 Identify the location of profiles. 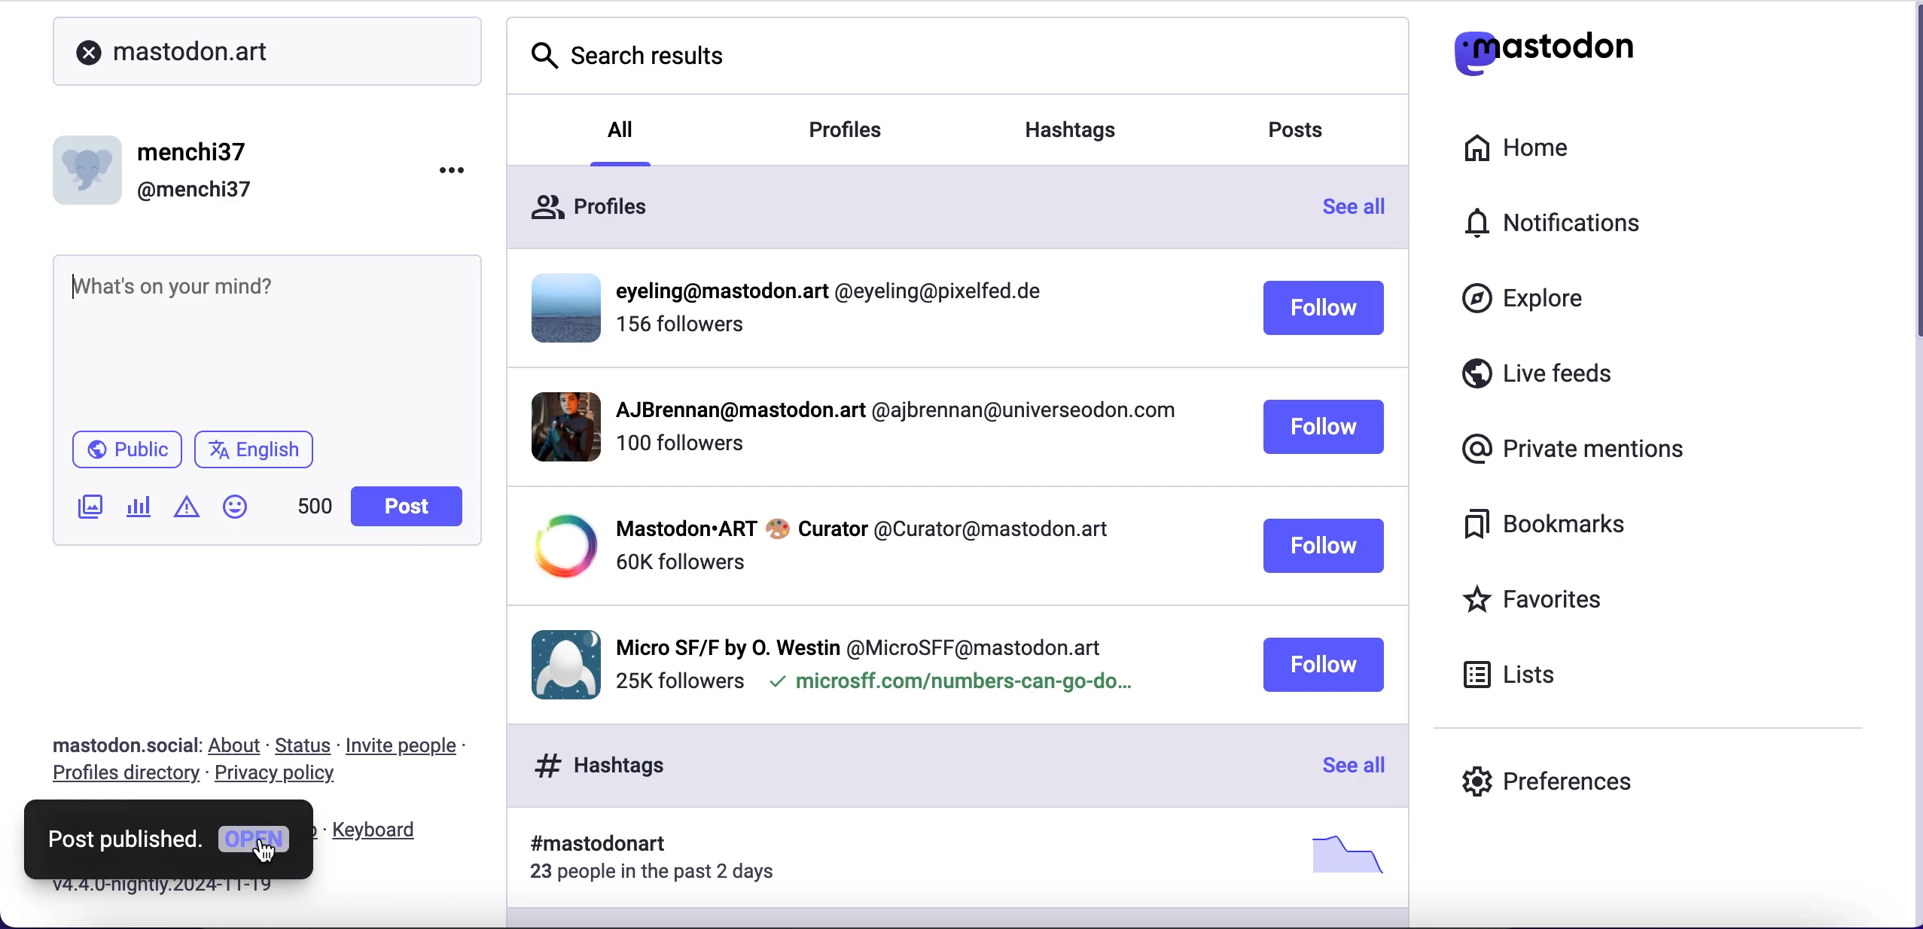
(916, 206).